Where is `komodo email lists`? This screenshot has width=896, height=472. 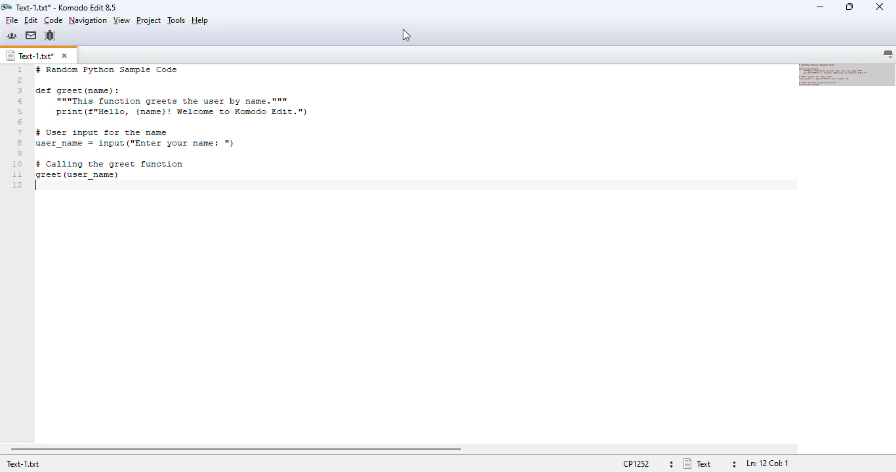 komodo email lists is located at coordinates (31, 36).